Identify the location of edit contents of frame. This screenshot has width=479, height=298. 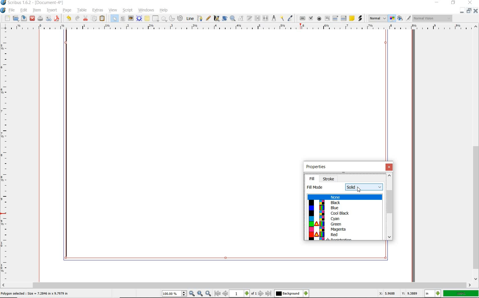
(240, 18).